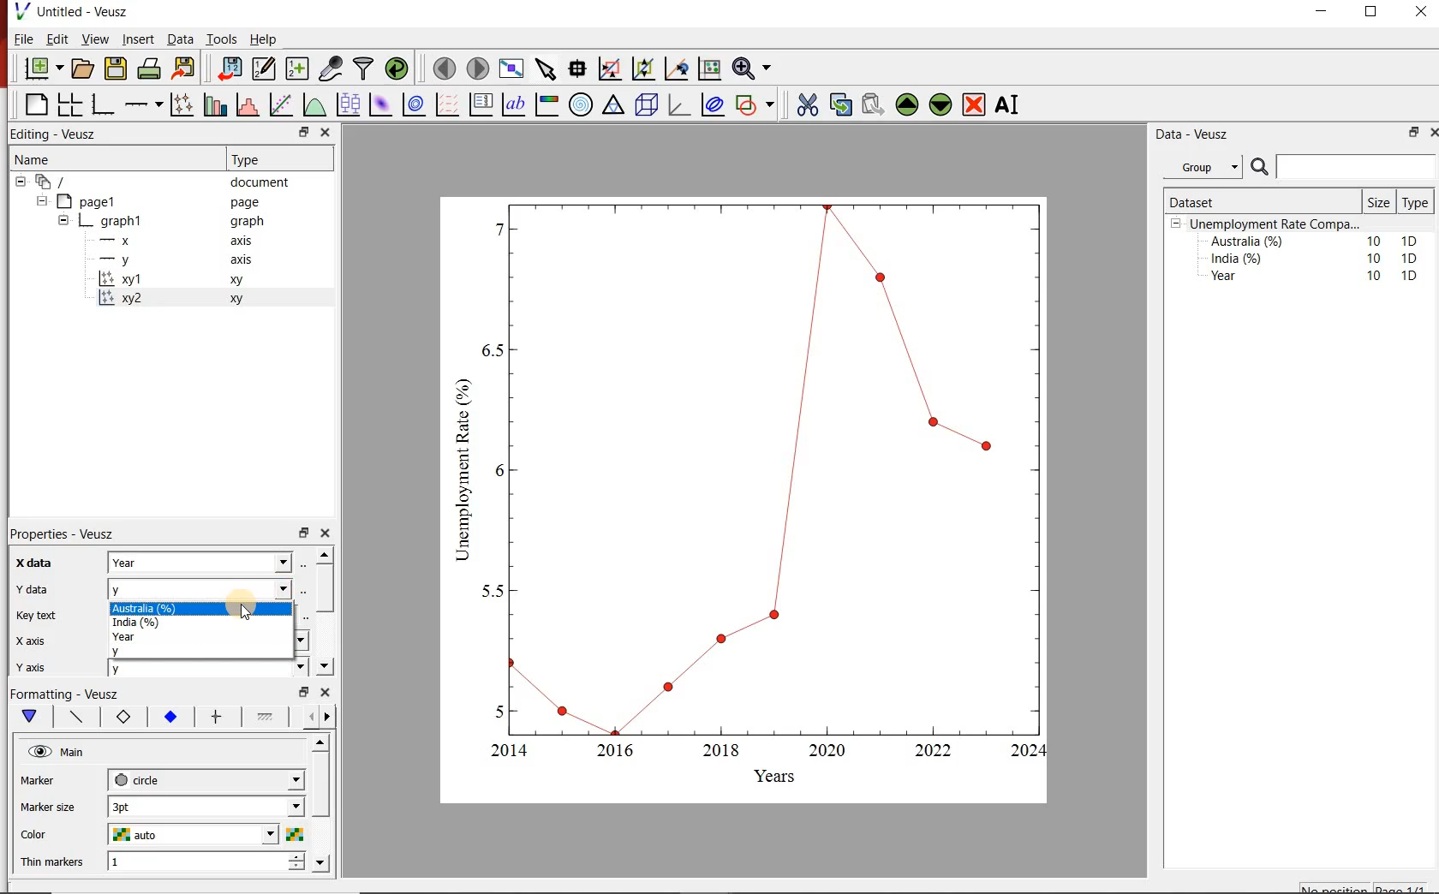  I want to click on plot vector field, so click(446, 104).